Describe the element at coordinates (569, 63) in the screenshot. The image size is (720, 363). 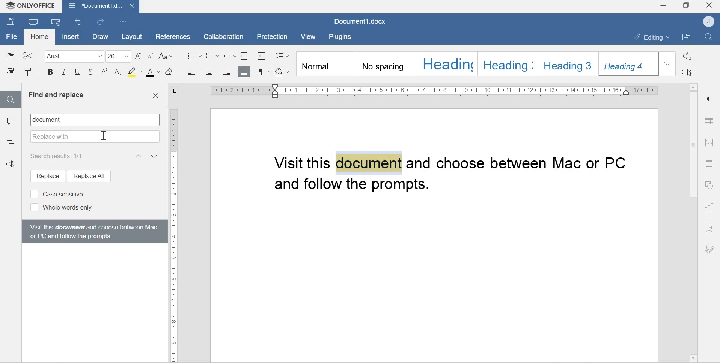
I see `Heading 3` at that location.